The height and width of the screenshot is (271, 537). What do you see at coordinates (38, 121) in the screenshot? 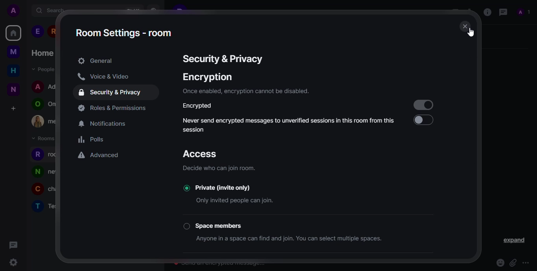
I see `profile image` at bounding box center [38, 121].